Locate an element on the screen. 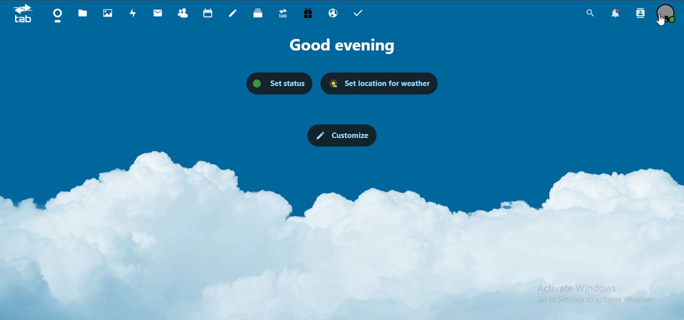 This screenshot has width=684, height=320. email hosting is located at coordinates (334, 14).